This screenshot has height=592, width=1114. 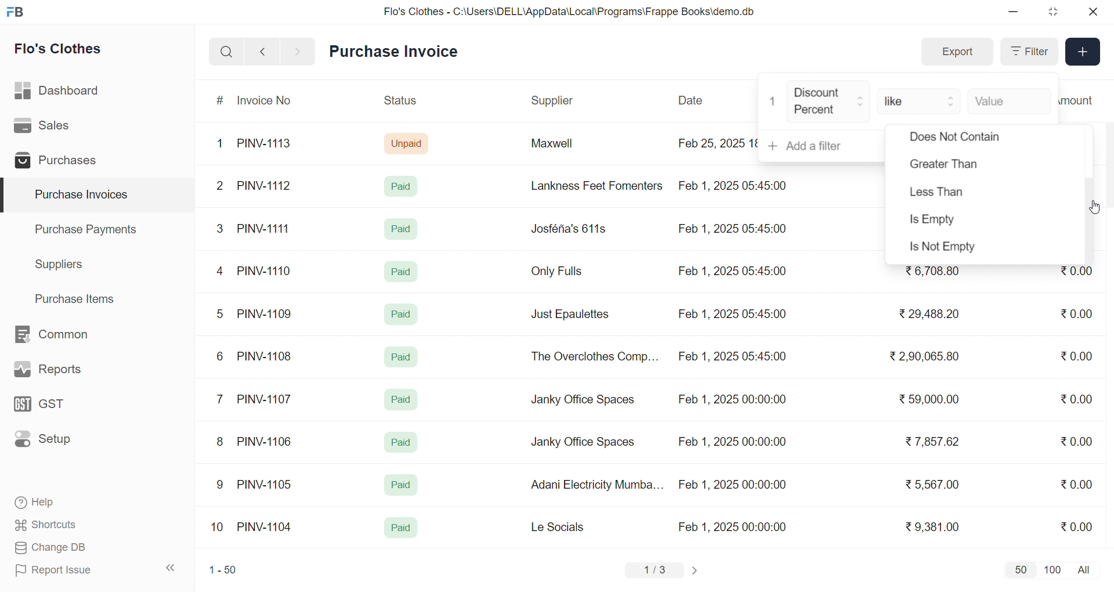 What do you see at coordinates (735, 185) in the screenshot?
I see `Feb 1, 2025 05:45:00` at bounding box center [735, 185].